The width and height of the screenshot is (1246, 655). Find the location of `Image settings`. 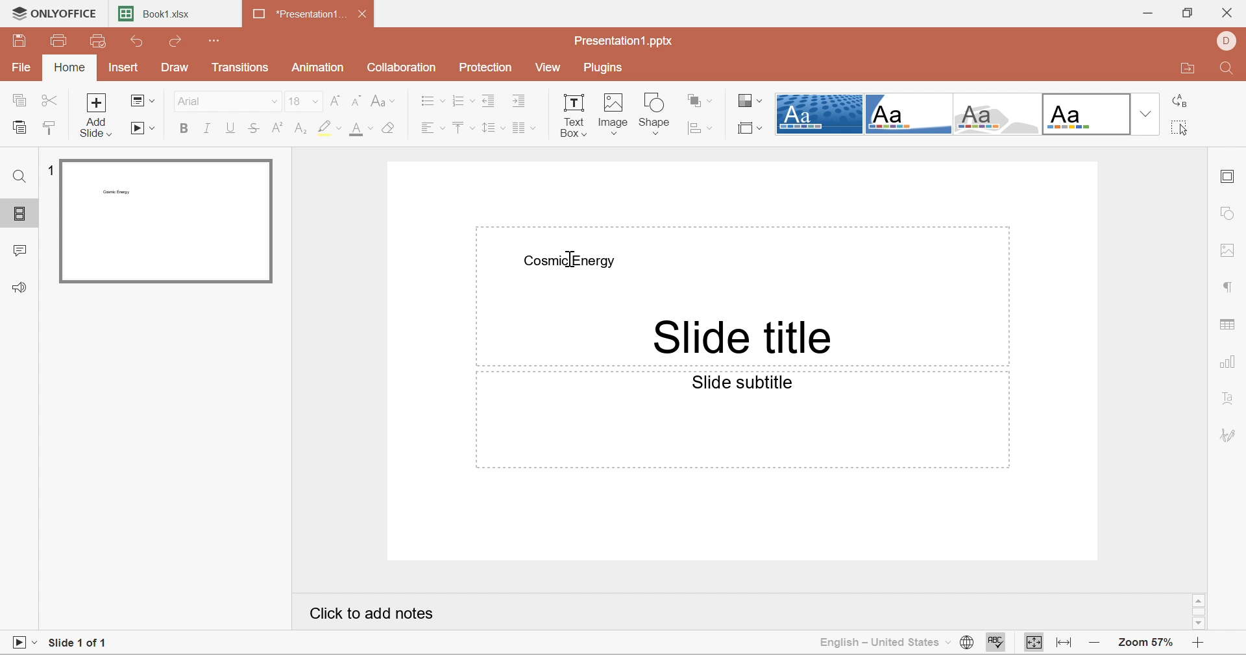

Image settings is located at coordinates (1230, 251).